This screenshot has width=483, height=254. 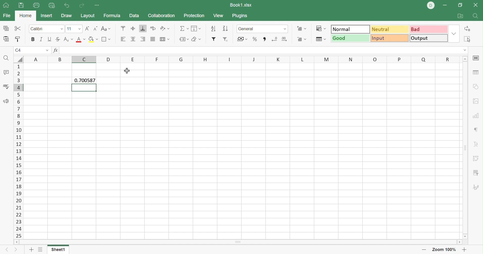 I want to click on Borders, so click(x=106, y=40).